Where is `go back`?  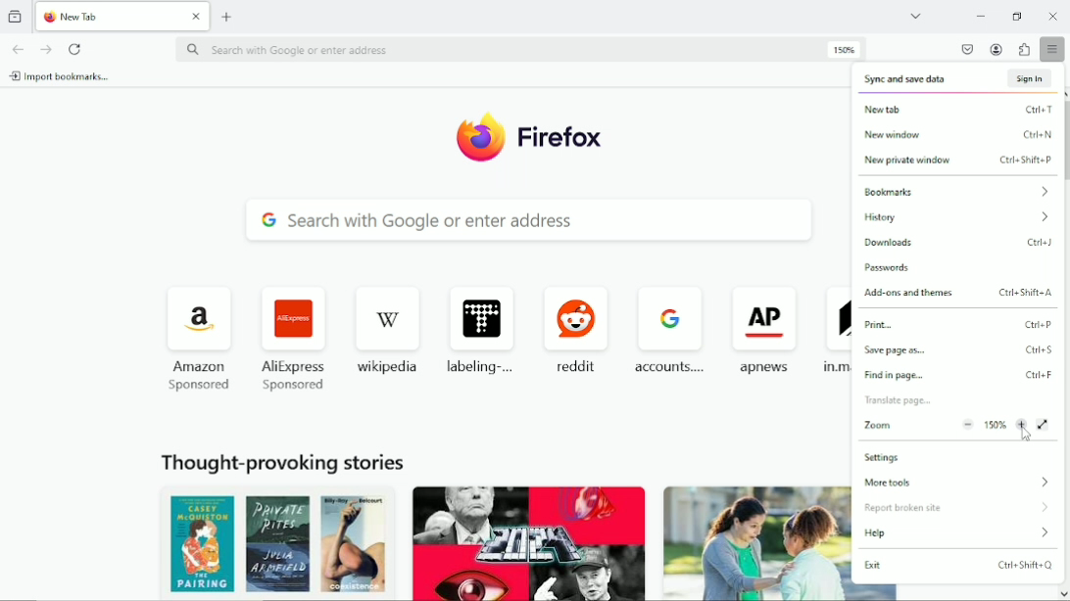 go back is located at coordinates (17, 49).